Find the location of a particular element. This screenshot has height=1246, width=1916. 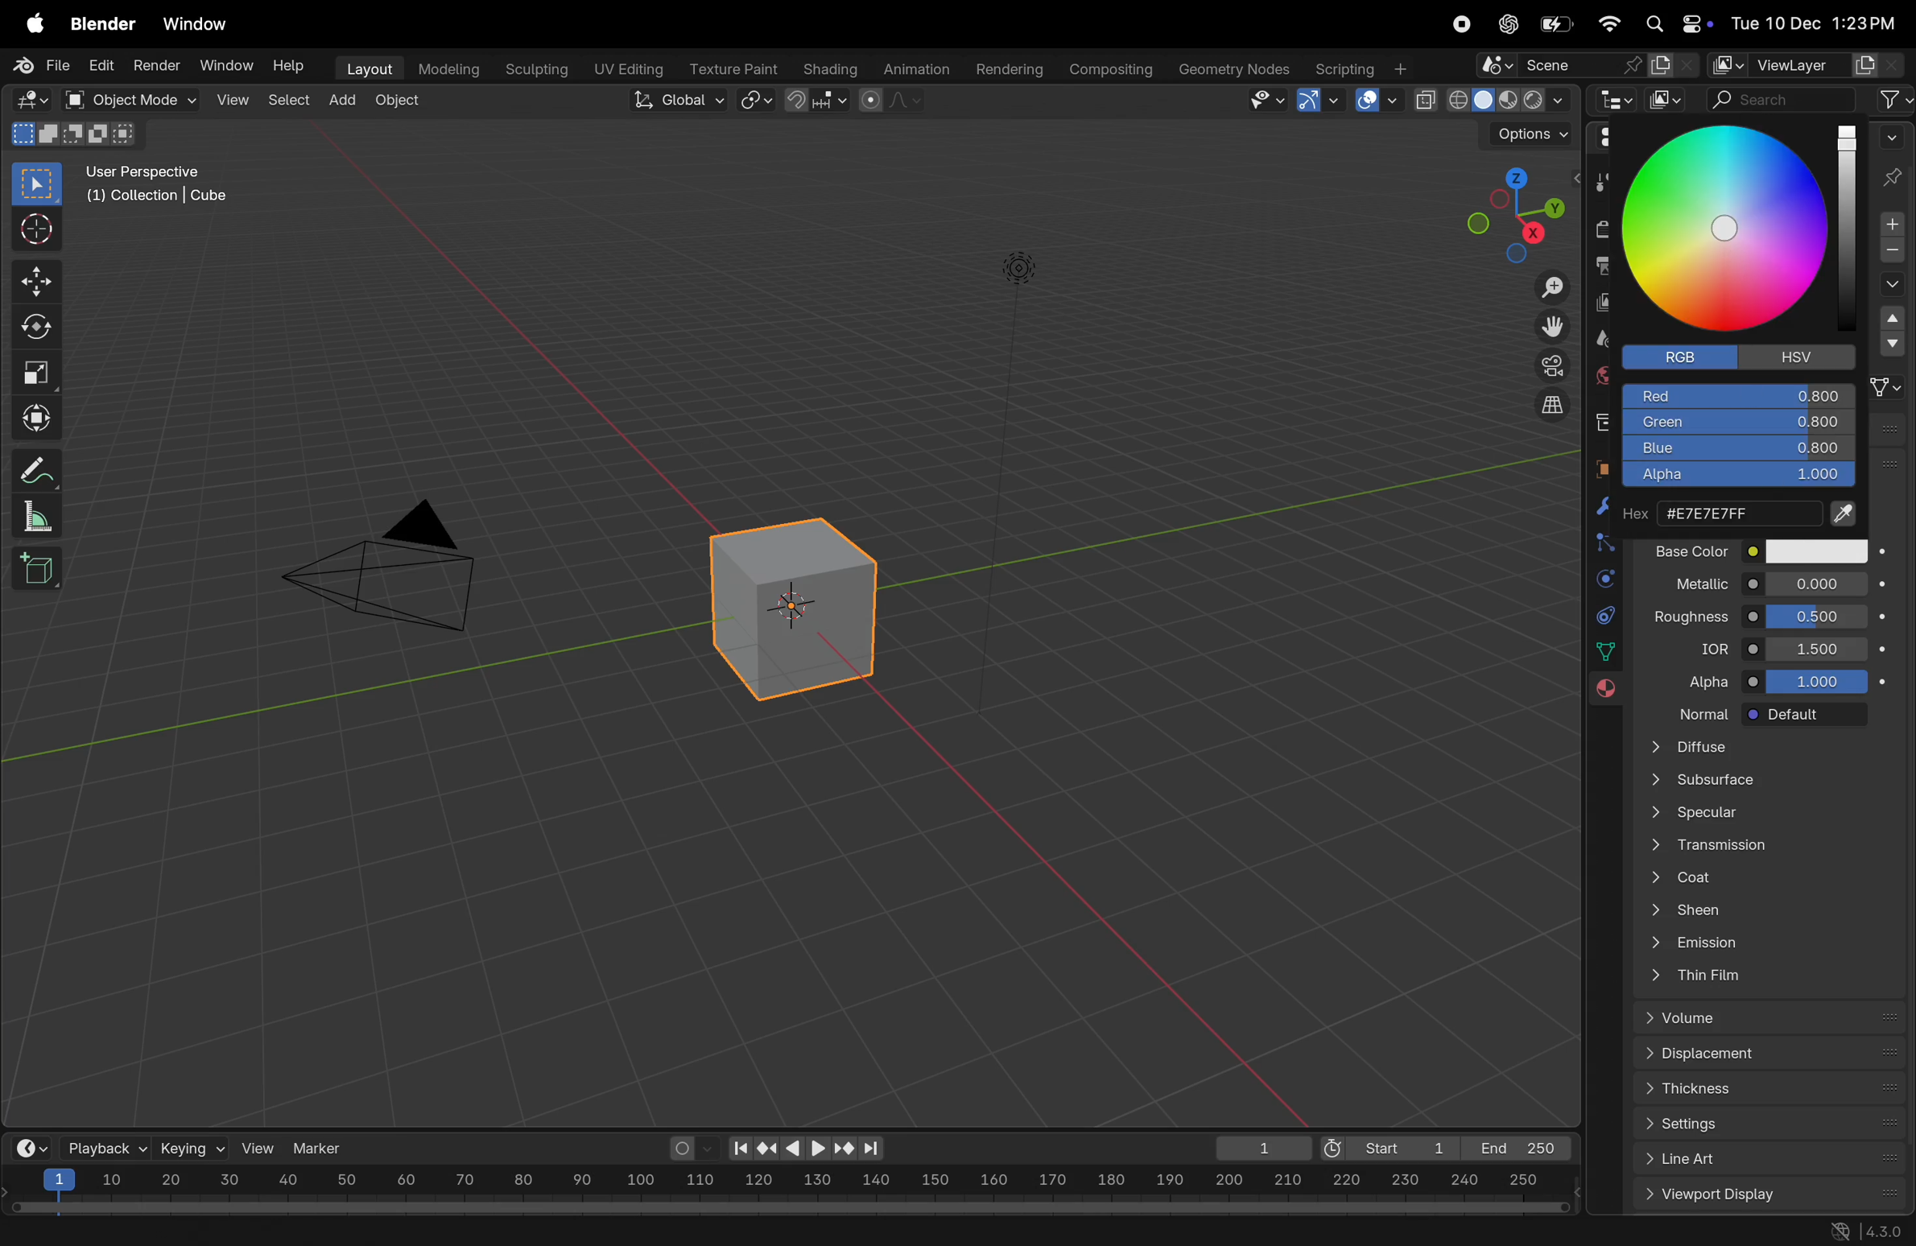

search is located at coordinates (1783, 96).